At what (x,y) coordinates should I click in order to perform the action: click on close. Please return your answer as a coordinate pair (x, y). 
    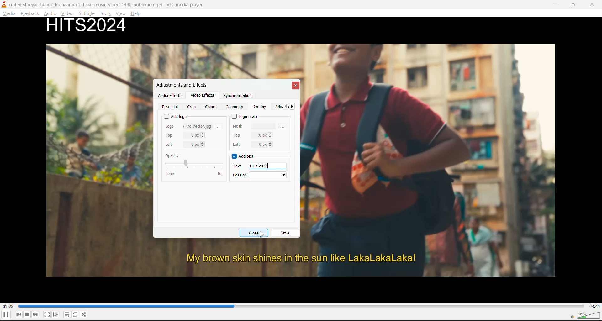
    Looking at the image, I should click on (593, 5).